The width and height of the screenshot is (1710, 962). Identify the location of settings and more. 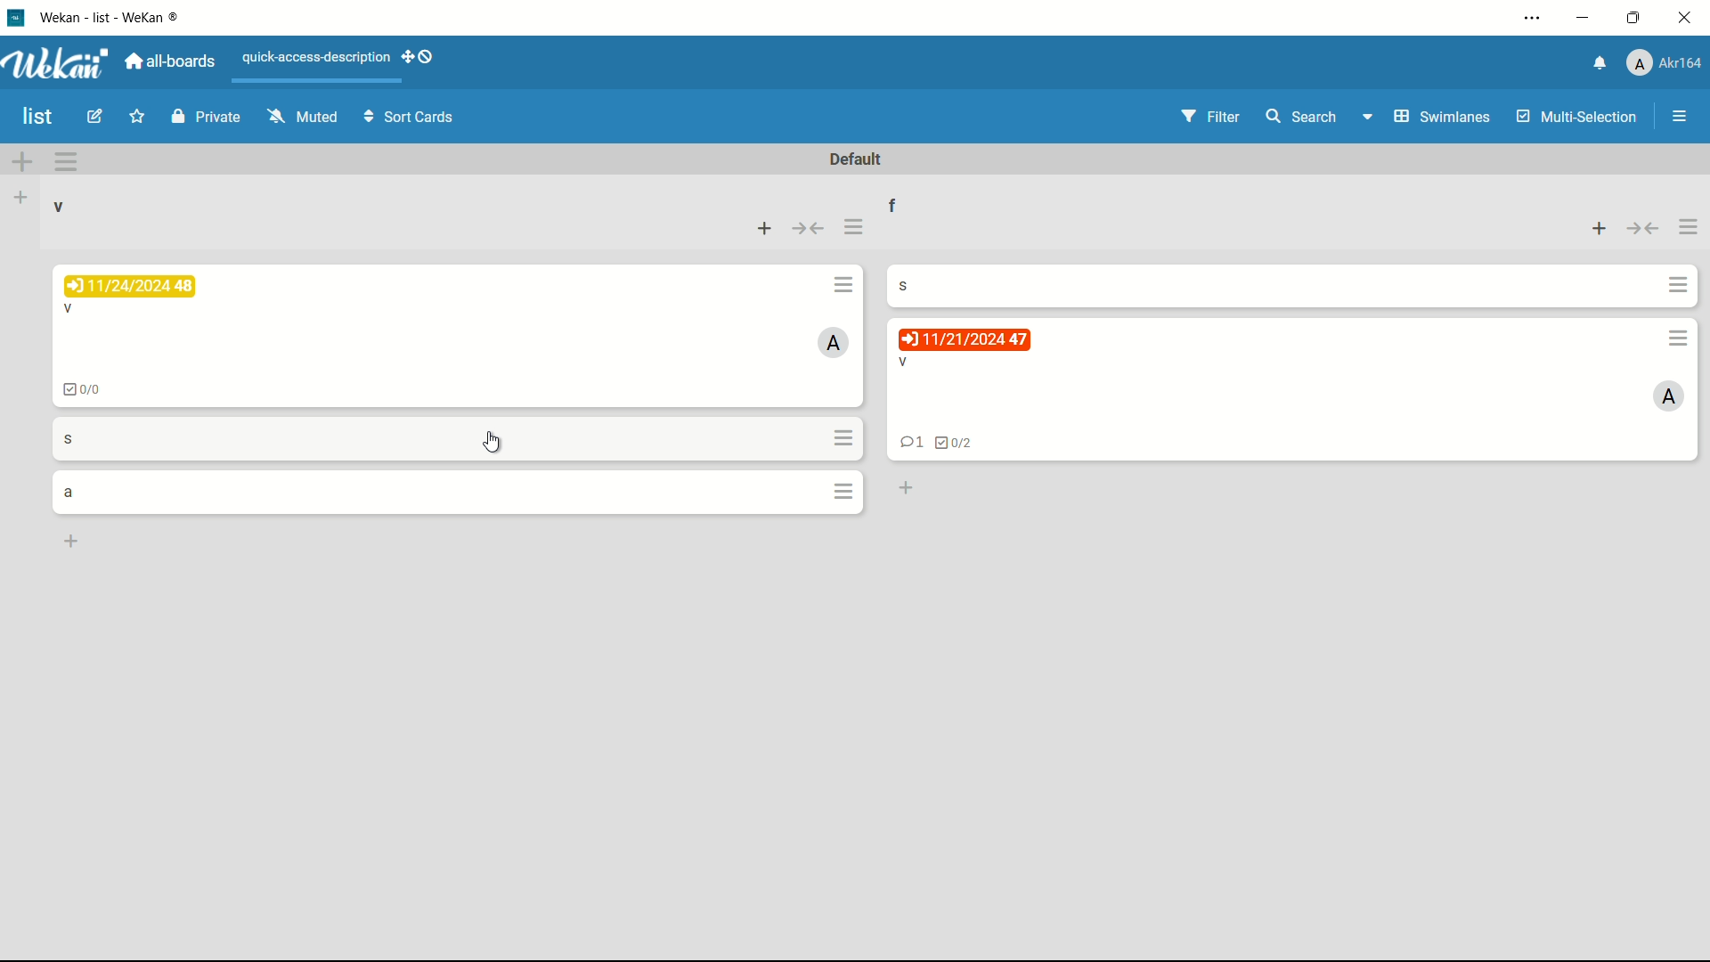
(1532, 17).